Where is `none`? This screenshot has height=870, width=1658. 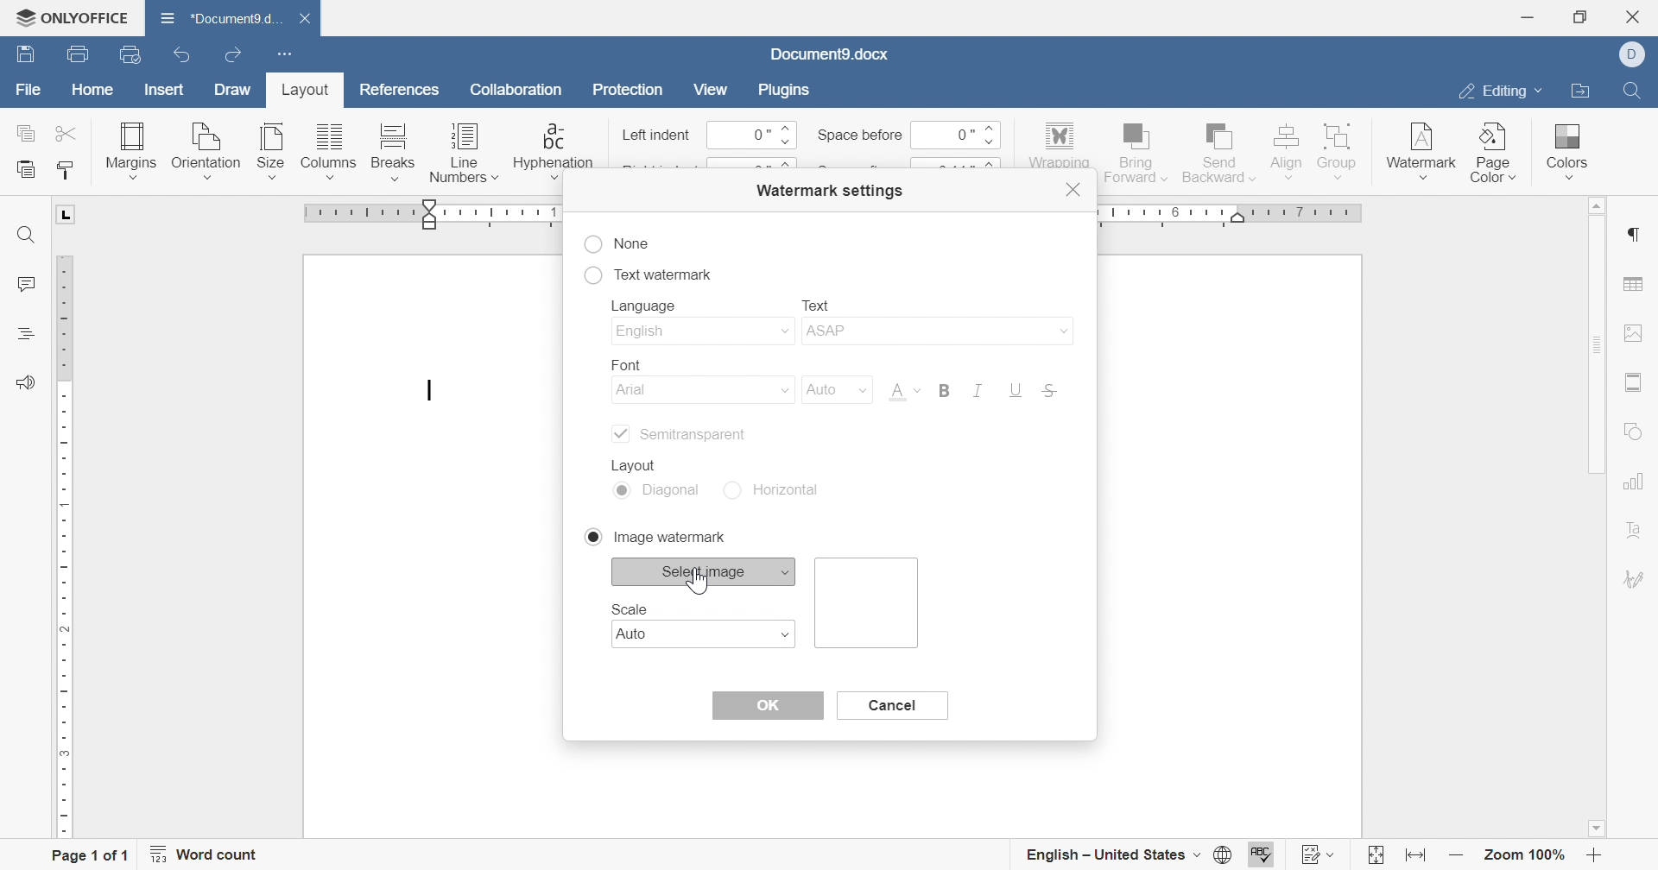
none is located at coordinates (617, 244).